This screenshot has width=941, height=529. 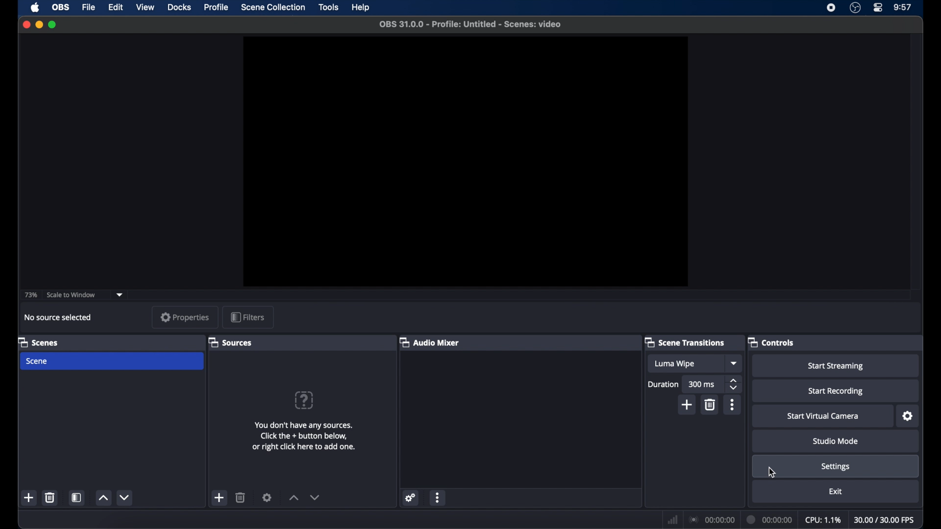 I want to click on apple icon, so click(x=36, y=7).